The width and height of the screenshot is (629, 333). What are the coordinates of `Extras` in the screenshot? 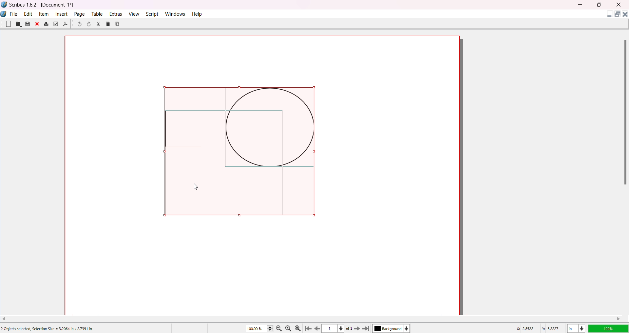 It's located at (116, 14).